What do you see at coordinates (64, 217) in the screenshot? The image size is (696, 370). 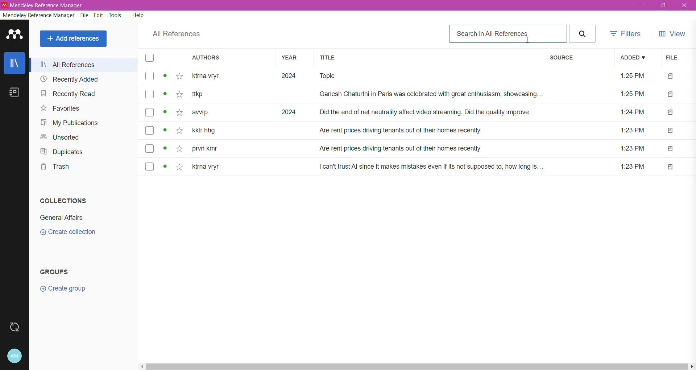 I see `Collection Name` at bounding box center [64, 217].